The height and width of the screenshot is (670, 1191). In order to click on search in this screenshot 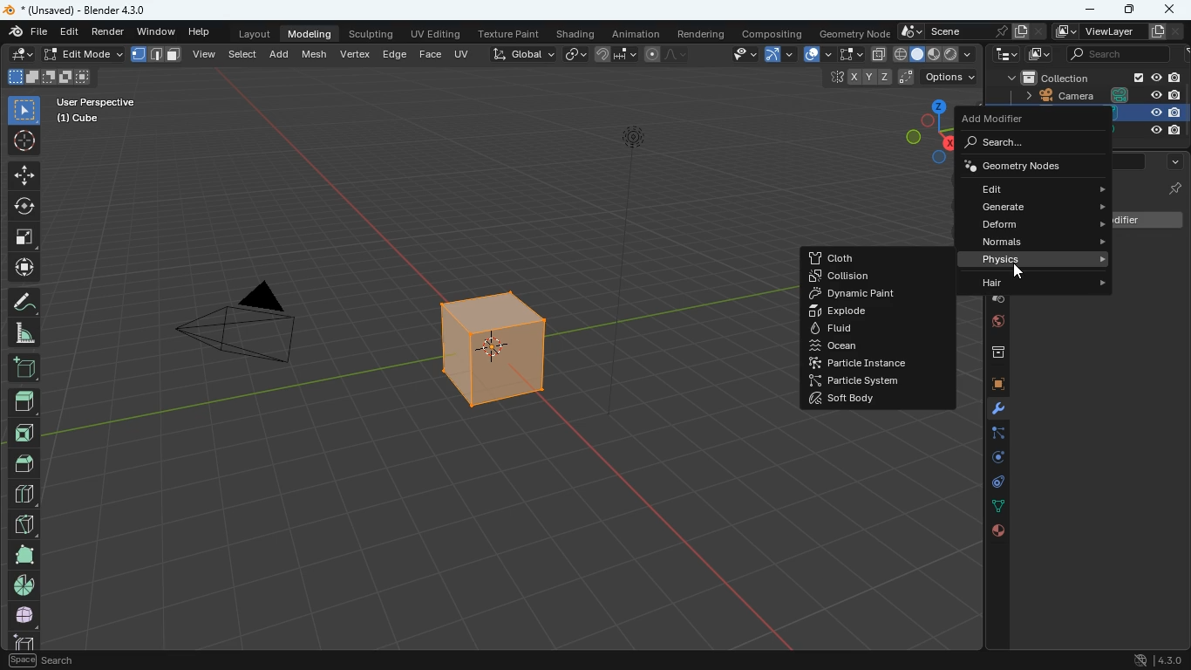, I will do `click(1126, 55)`.